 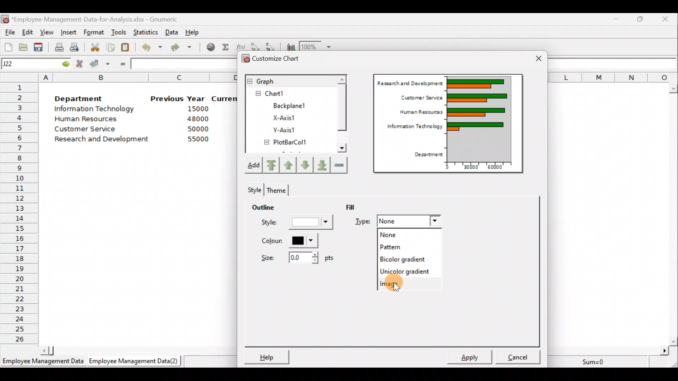 What do you see at coordinates (281, 93) in the screenshot?
I see `Chart1` at bounding box center [281, 93].